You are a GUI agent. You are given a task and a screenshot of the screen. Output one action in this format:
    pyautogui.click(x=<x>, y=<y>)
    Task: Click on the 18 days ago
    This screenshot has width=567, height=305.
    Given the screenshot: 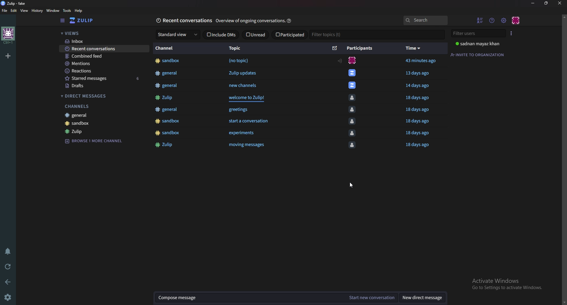 What is the action you would take?
    pyautogui.click(x=419, y=147)
    